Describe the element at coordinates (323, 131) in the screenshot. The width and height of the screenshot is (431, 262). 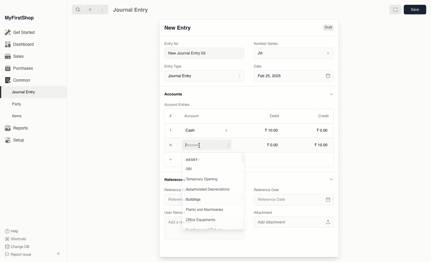
I see `0.00` at that location.